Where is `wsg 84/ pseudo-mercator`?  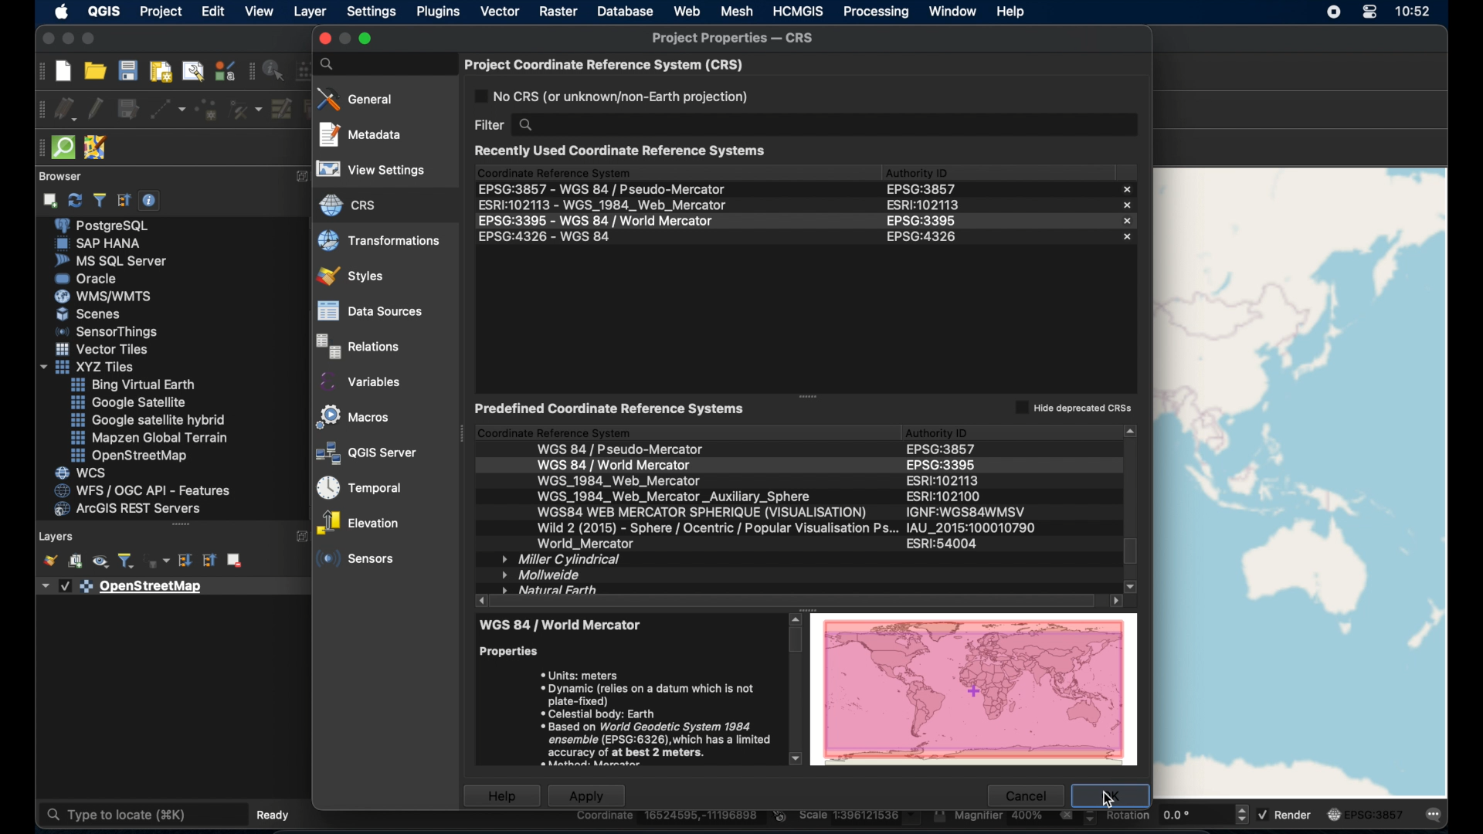
wsg 84/ pseudo-mercator is located at coordinates (572, 624).